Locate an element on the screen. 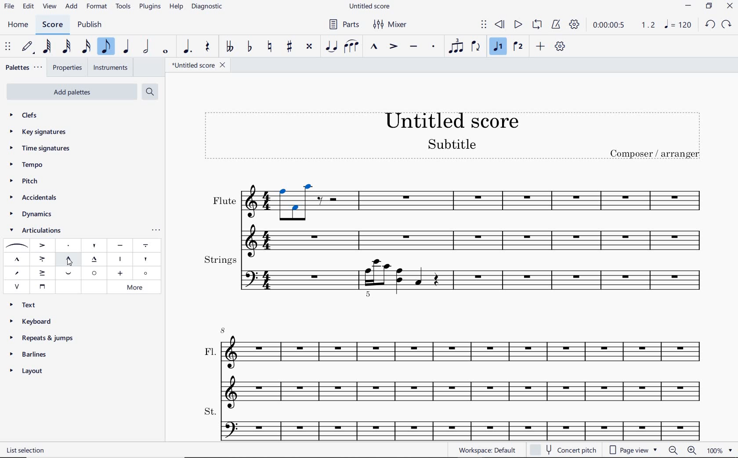 This screenshot has width=738, height=458. TENUTO is located at coordinates (414, 47).